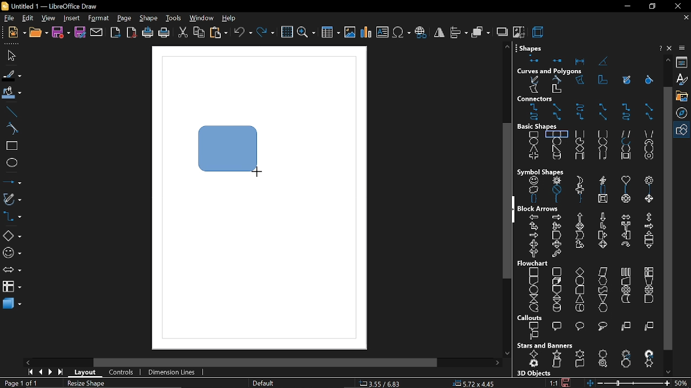 Image resolution: width=691 pixels, height=388 pixels. I want to click on insert table, so click(331, 34).